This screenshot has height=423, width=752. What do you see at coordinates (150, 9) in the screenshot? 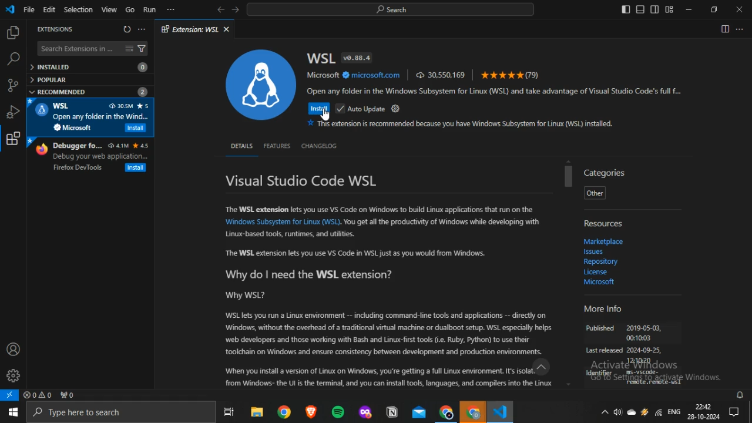
I see `Run` at bounding box center [150, 9].